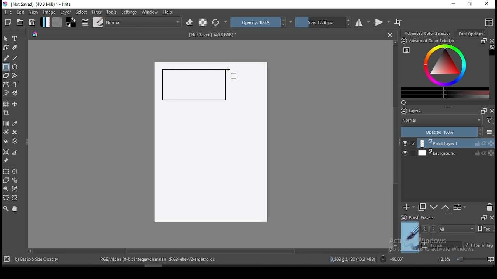 The width and height of the screenshot is (497, 279). What do you see at coordinates (6, 67) in the screenshot?
I see `rectangle tool` at bounding box center [6, 67].